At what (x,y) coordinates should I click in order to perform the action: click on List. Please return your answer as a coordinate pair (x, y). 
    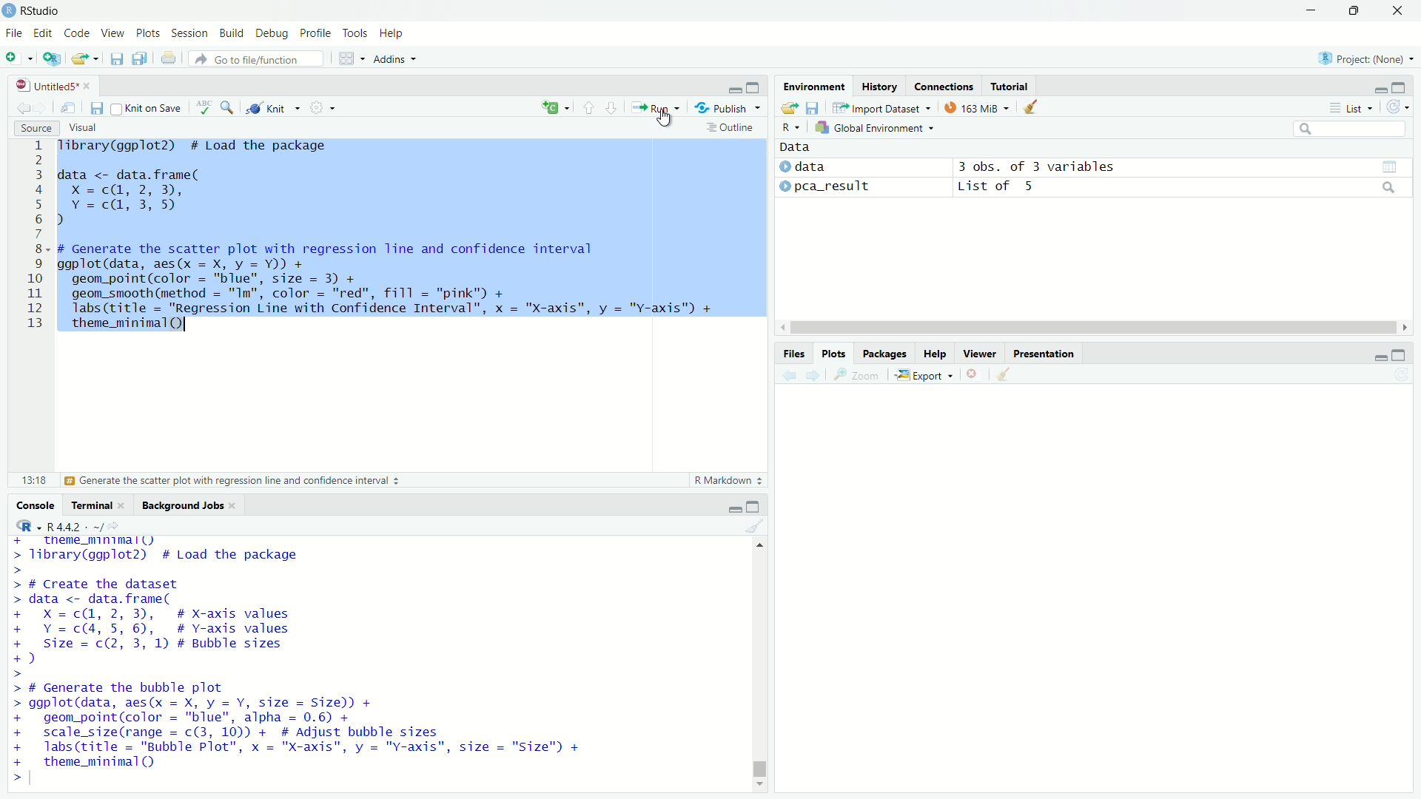
    Looking at the image, I should click on (1350, 107).